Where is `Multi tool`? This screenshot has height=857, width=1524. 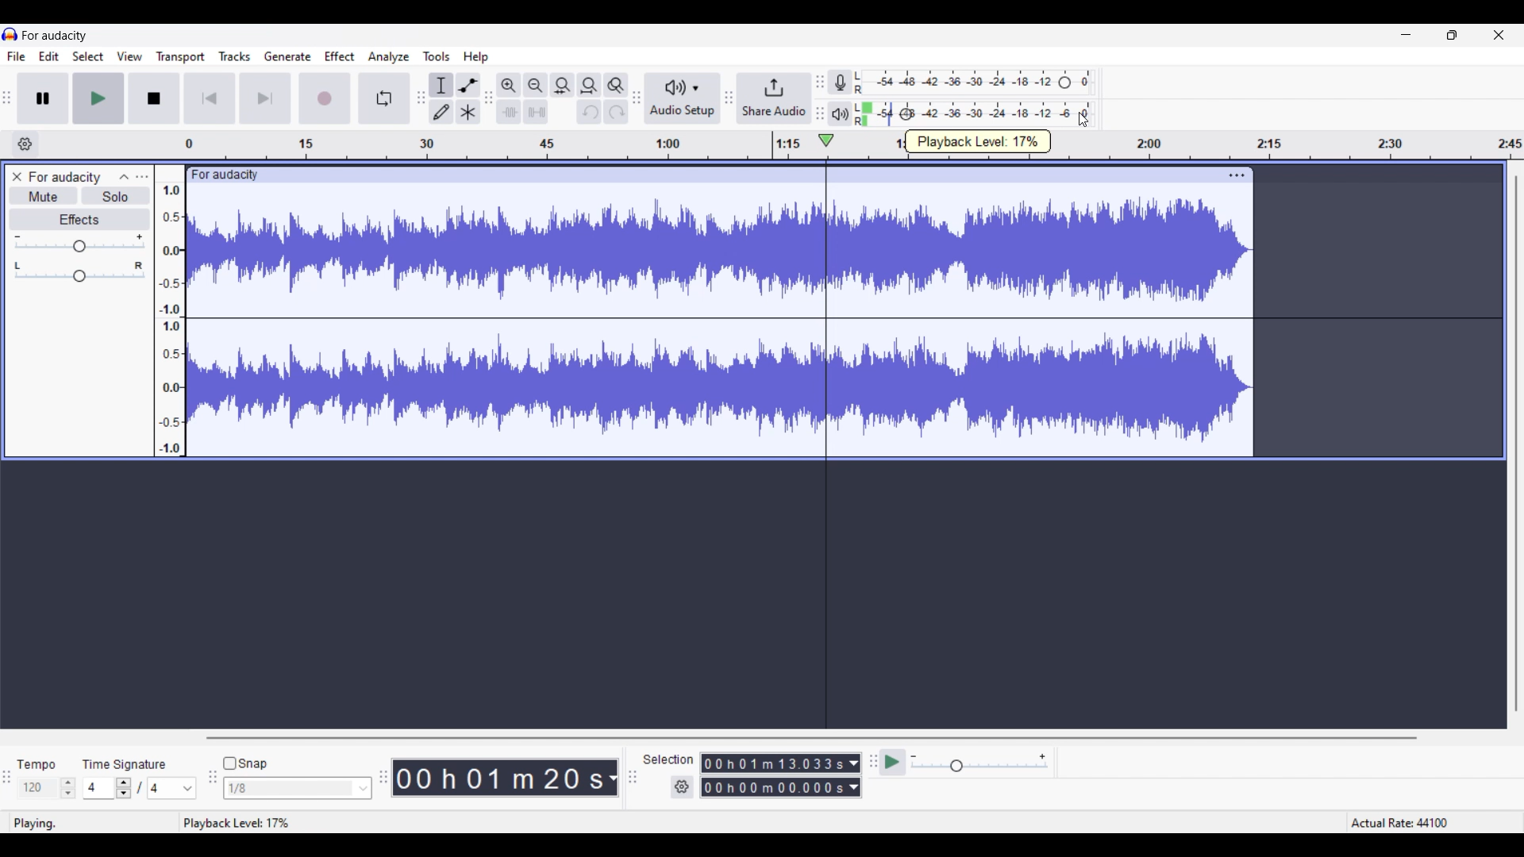
Multi tool is located at coordinates (468, 112).